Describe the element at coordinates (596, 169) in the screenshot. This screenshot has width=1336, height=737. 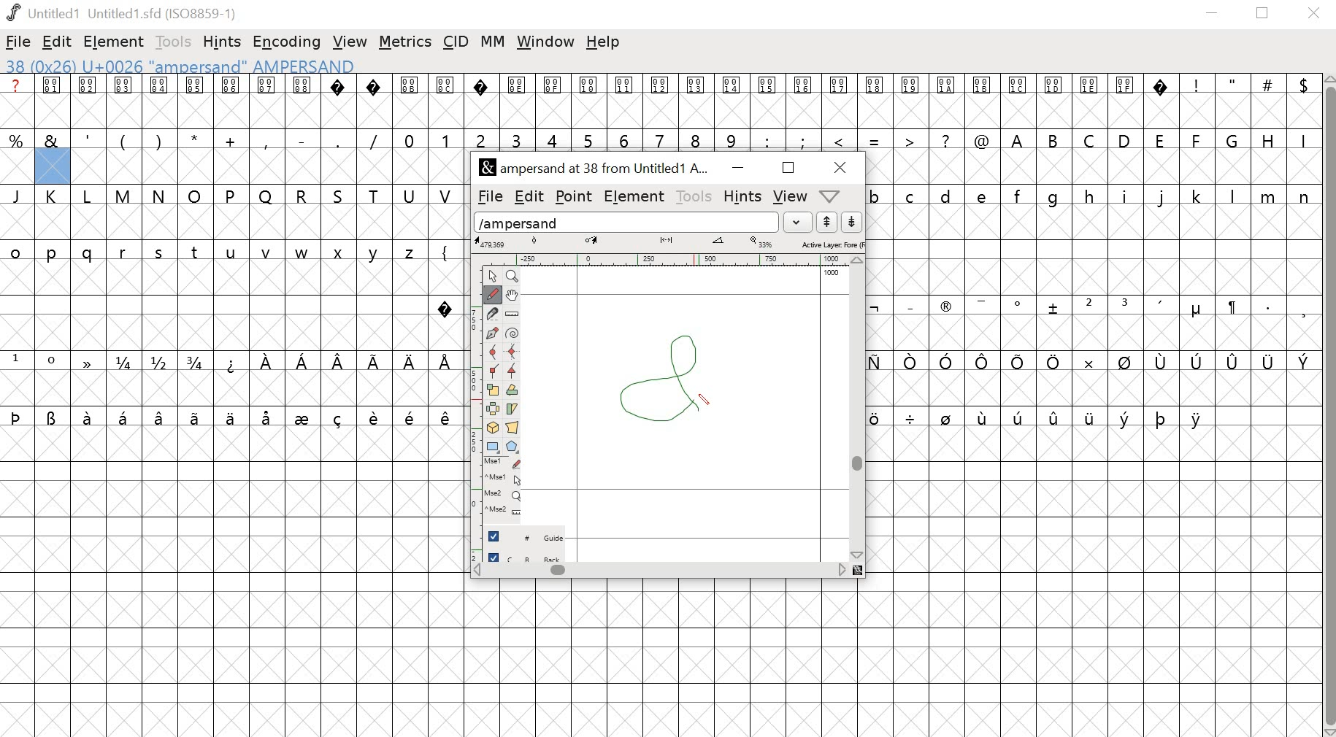
I see `ampersand at 38 from Untitled1 A...` at that location.